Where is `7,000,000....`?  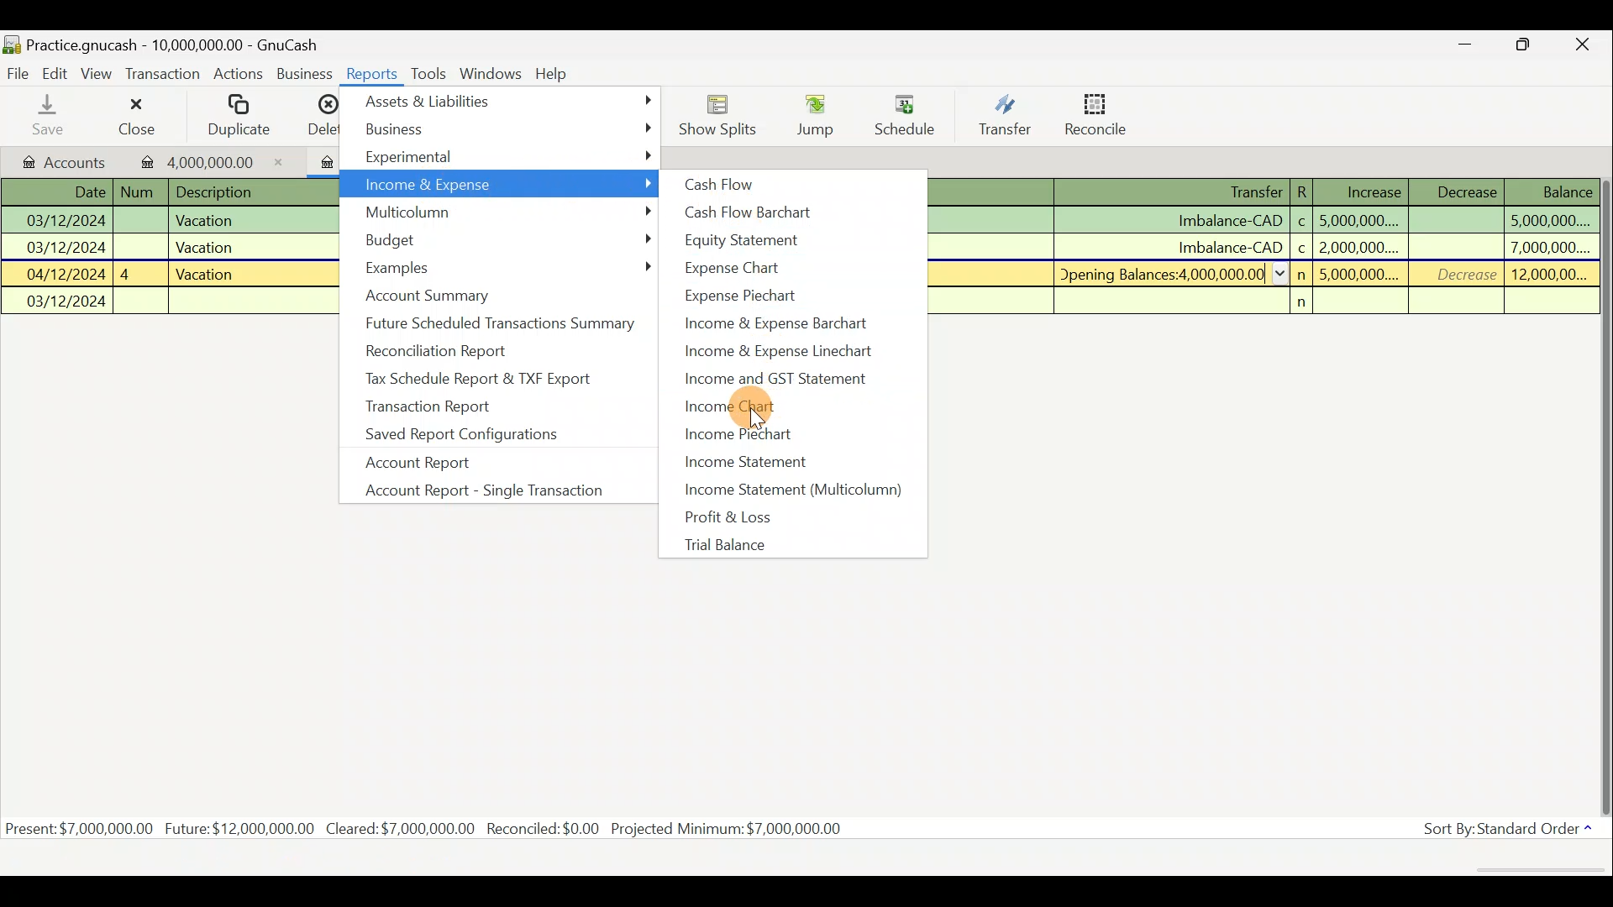 7,000,000.... is located at coordinates (1550, 247).